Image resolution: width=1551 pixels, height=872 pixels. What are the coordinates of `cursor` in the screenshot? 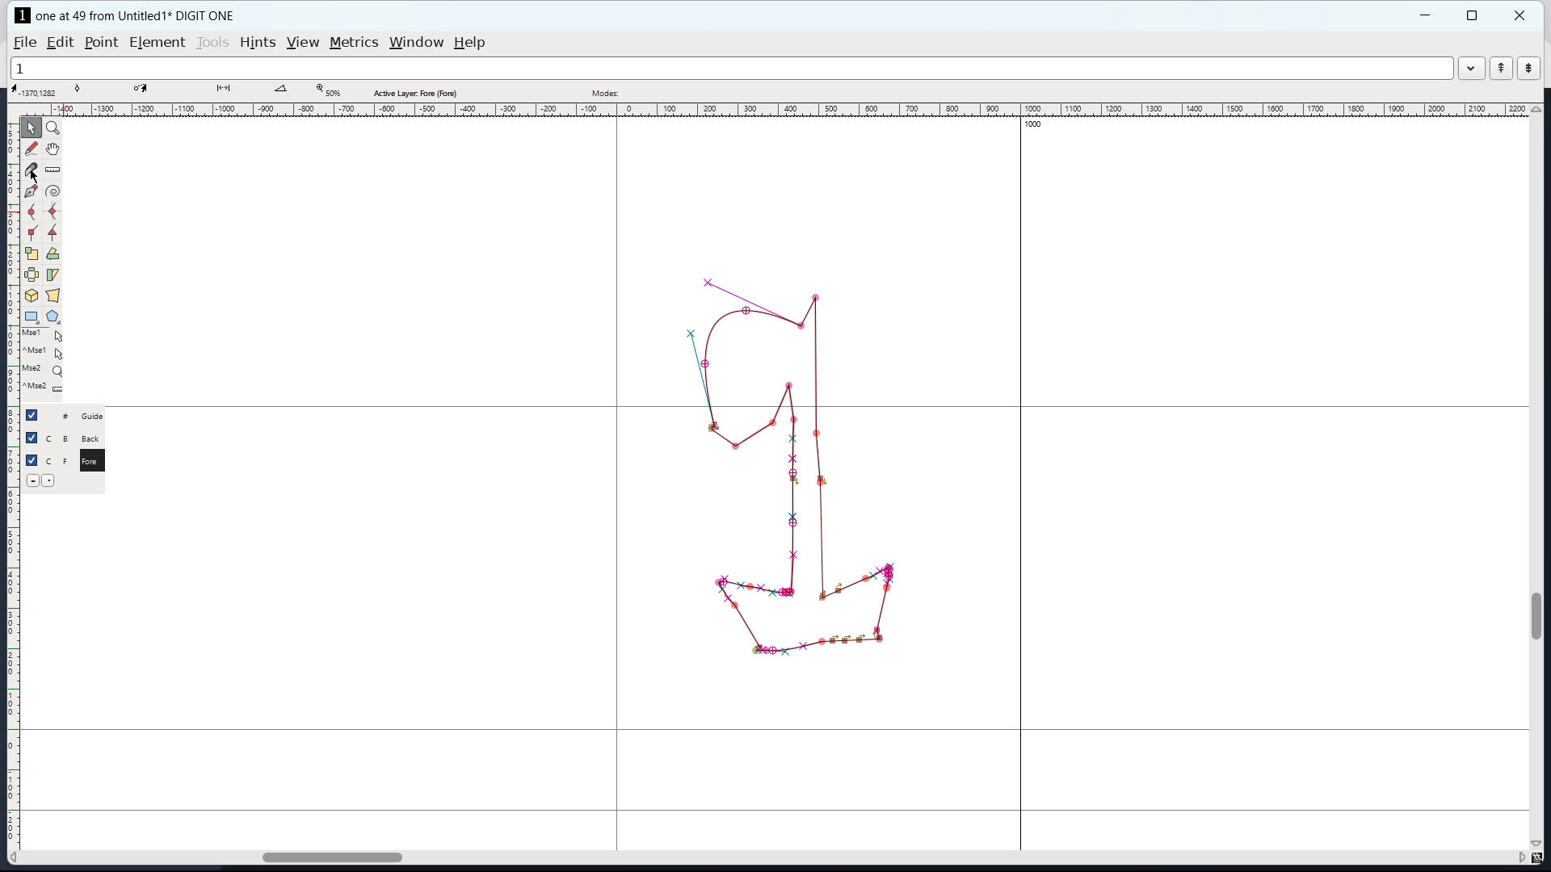 It's located at (29, 175).